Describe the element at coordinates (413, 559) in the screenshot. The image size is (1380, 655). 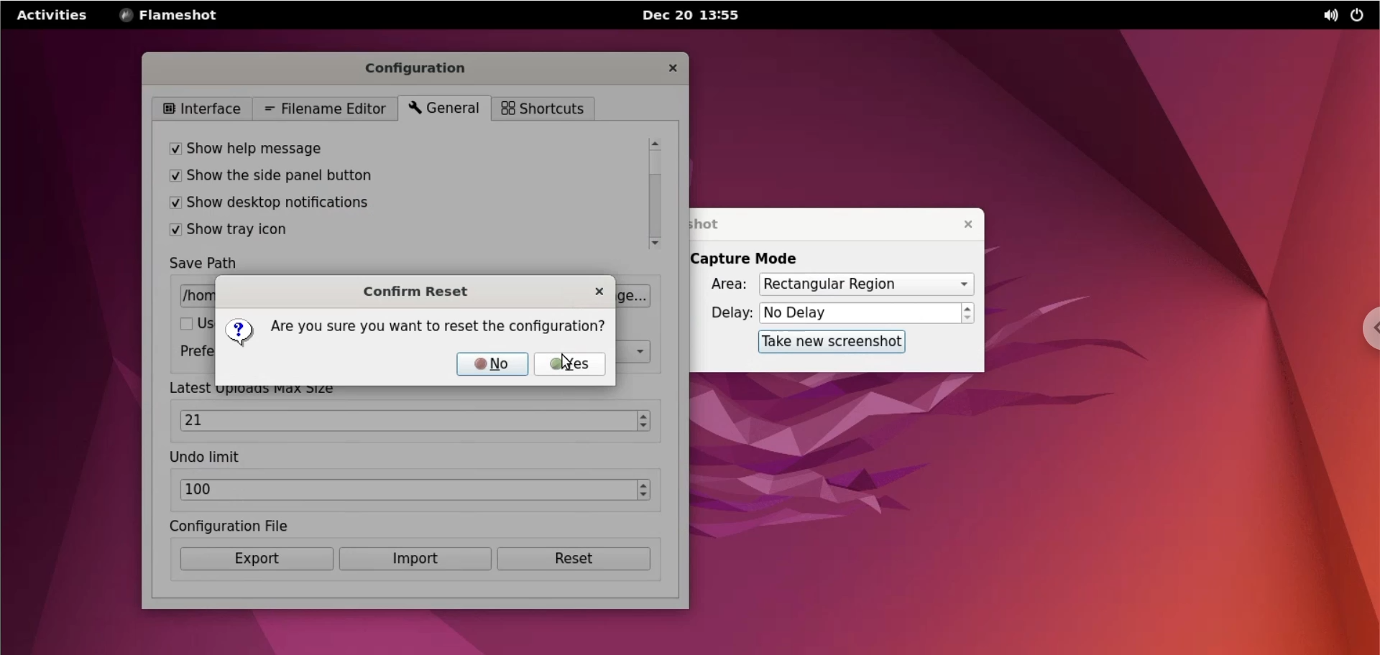
I see `import ` at that location.